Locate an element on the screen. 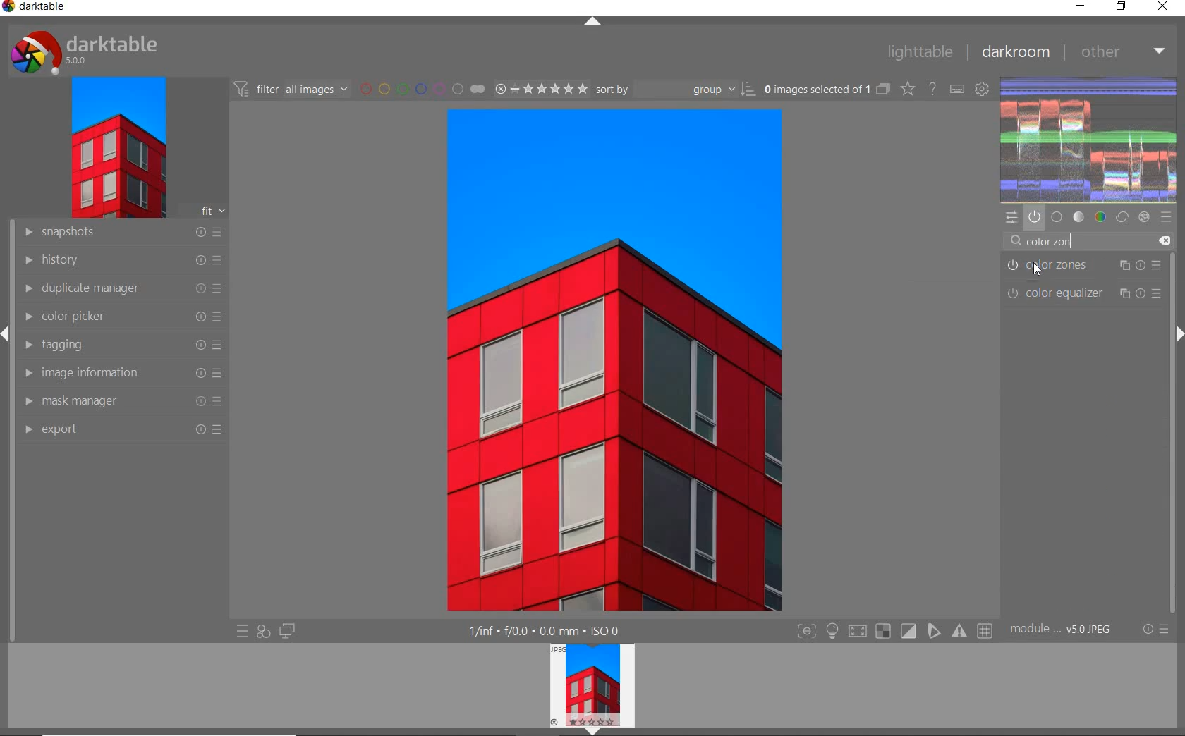 The image size is (1185, 736). selected images is located at coordinates (826, 90).